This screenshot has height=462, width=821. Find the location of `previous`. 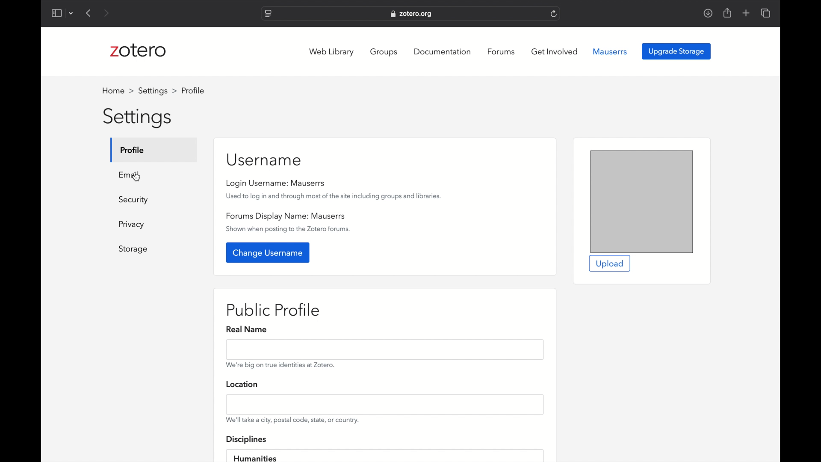

previous is located at coordinates (89, 13).